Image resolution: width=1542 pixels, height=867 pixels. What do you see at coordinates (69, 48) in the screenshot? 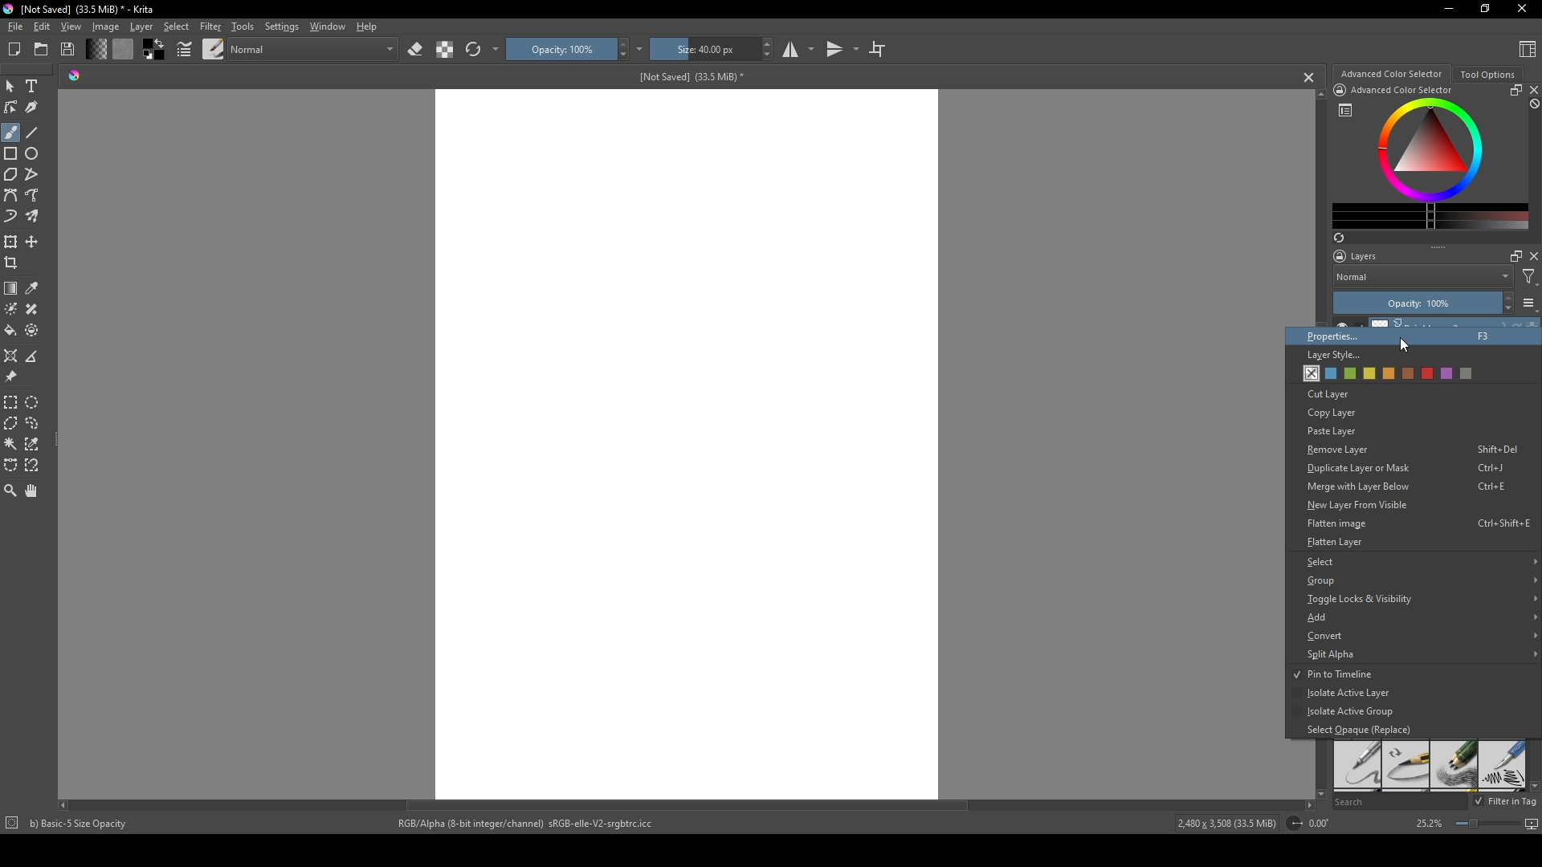
I see `Save` at bounding box center [69, 48].